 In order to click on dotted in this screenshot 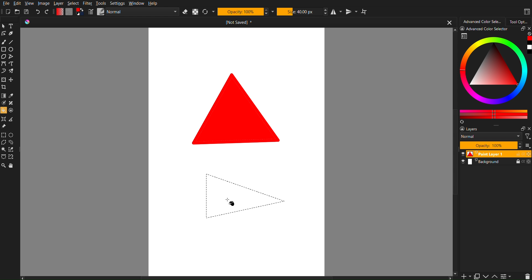, I will do `click(12, 111)`.